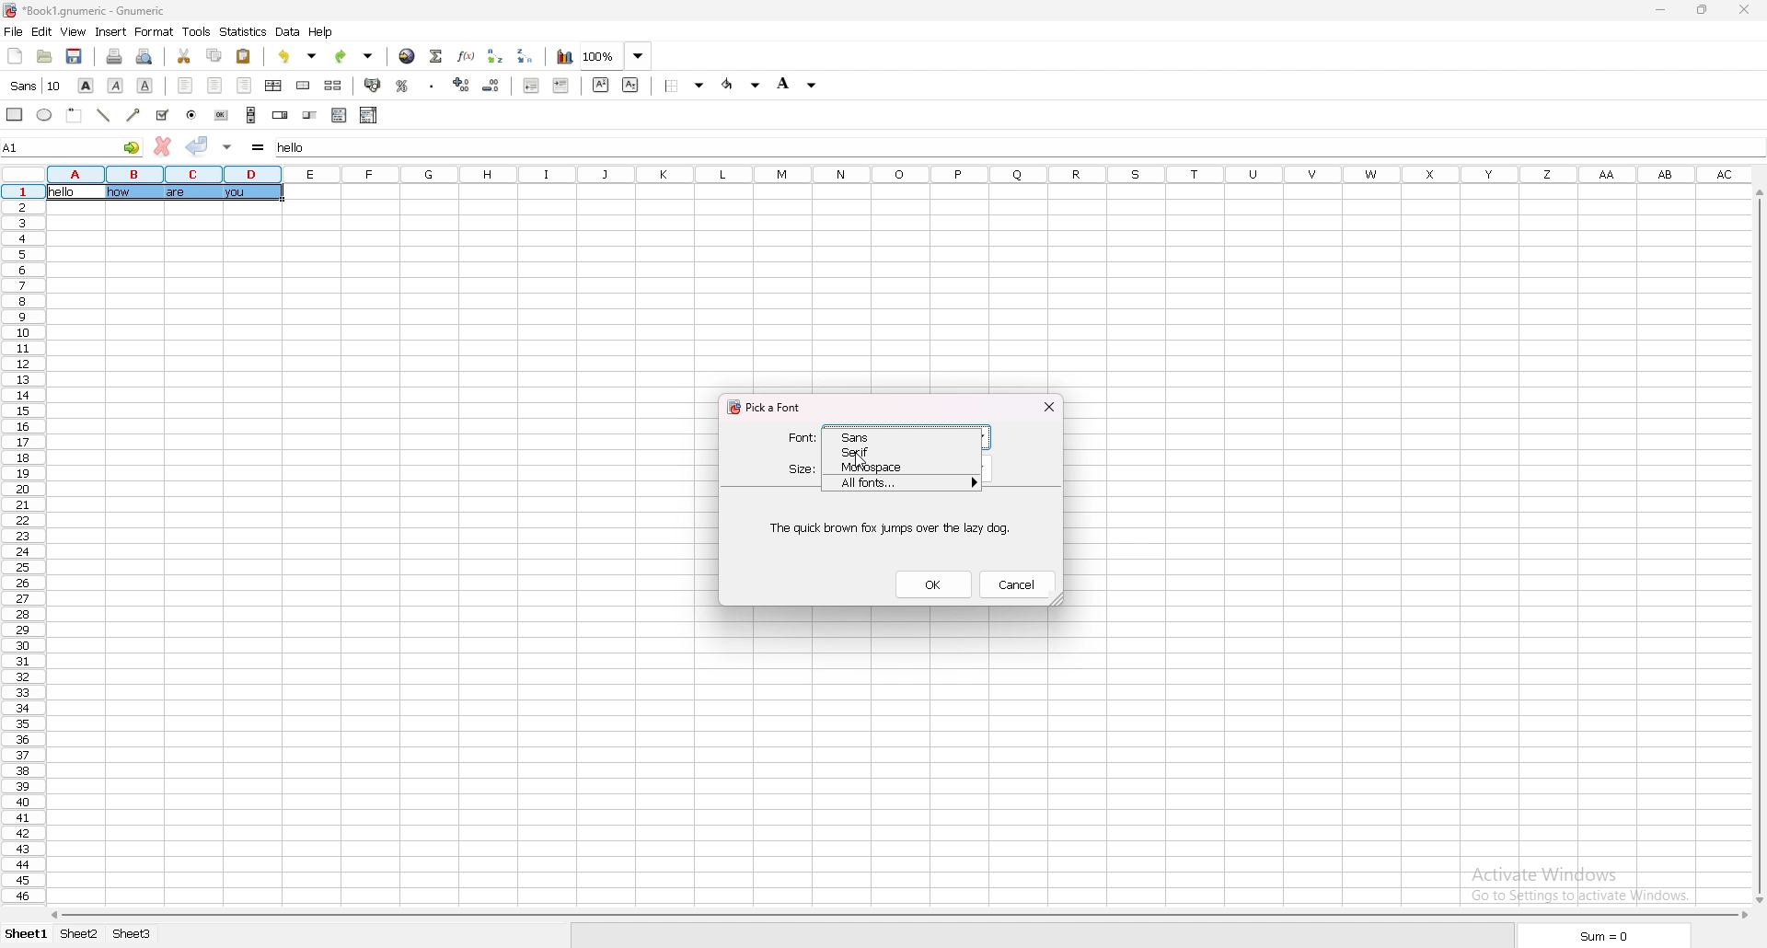  I want to click on all fonts, so click(904, 482).